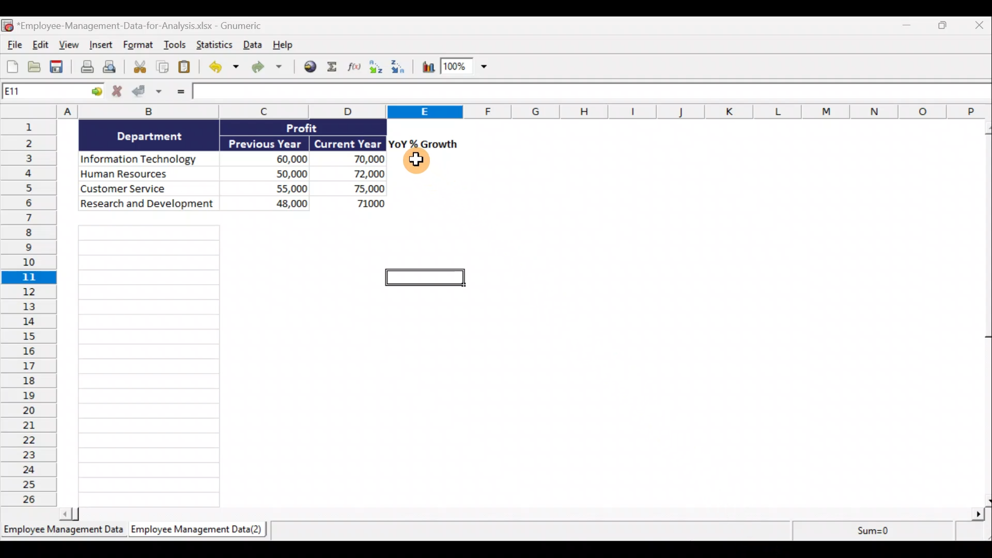 Image resolution: width=992 pixels, height=558 pixels. Describe the element at coordinates (905, 27) in the screenshot. I see `Minimise` at that location.